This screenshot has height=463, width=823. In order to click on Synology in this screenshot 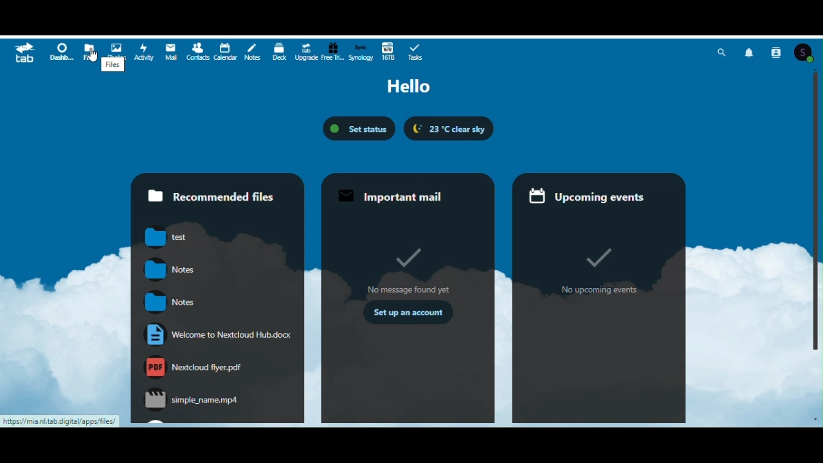, I will do `click(359, 51)`.